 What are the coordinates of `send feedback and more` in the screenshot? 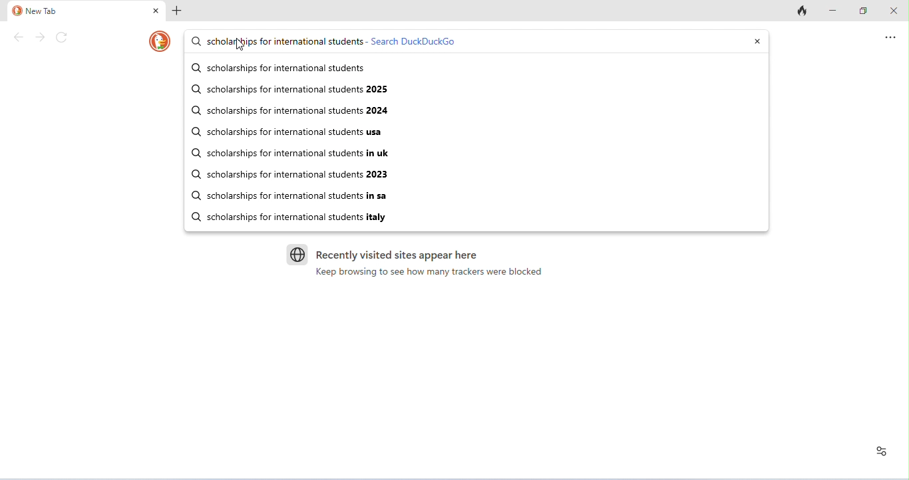 It's located at (889, 37).